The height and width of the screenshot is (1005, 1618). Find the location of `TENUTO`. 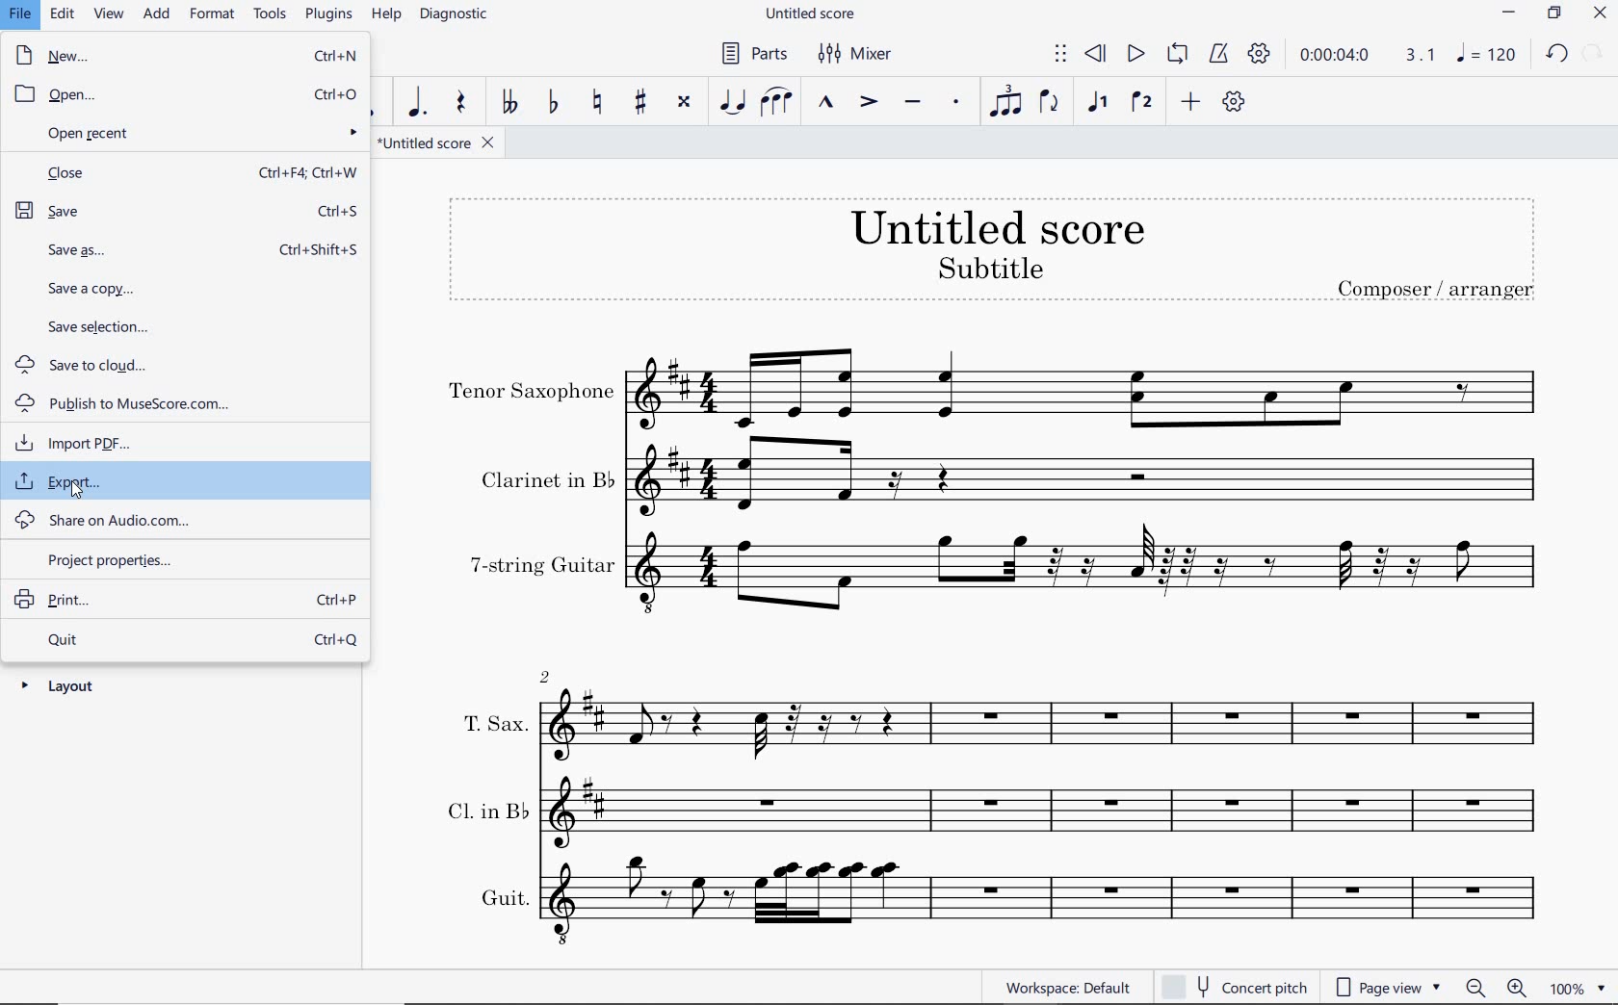

TENUTO is located at coordinates (914, 102).